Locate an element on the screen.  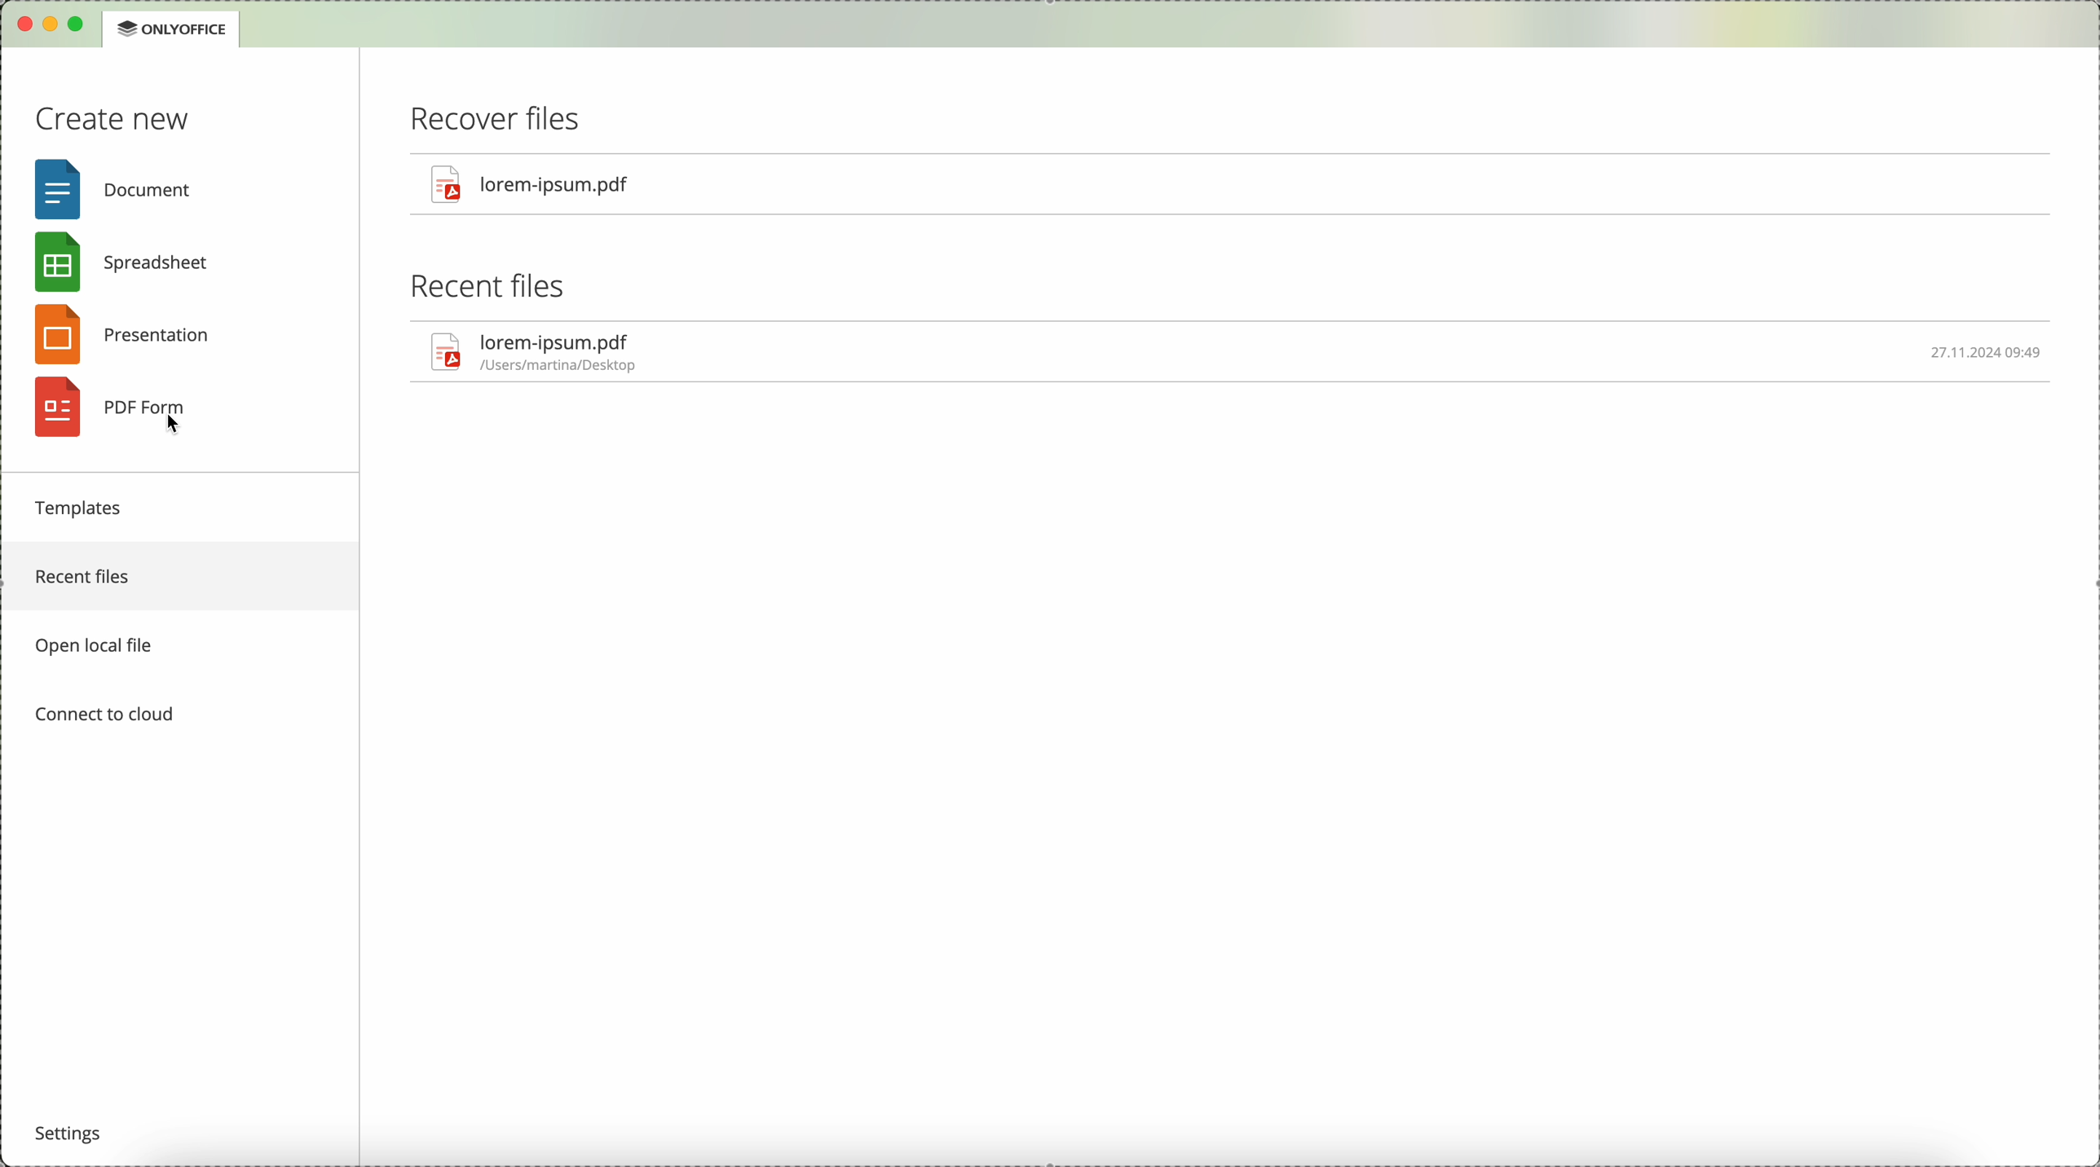
recover files is located at coordinates (505, 120).